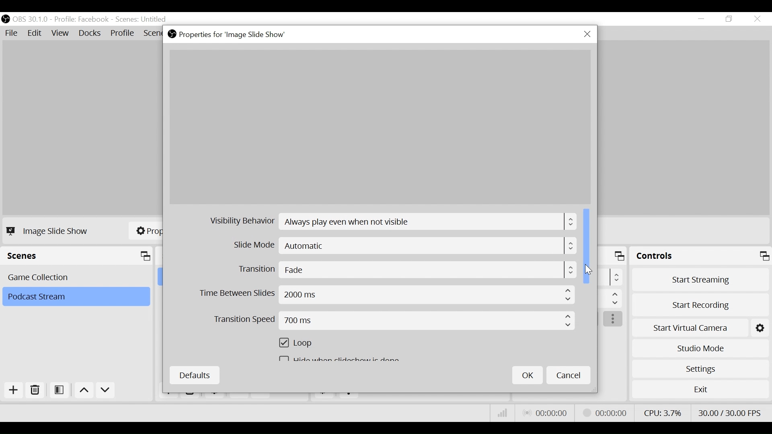 The width and height of the screenshot is (772, 434). I want to click on OBS Desktop Icon, so click(6, 19).